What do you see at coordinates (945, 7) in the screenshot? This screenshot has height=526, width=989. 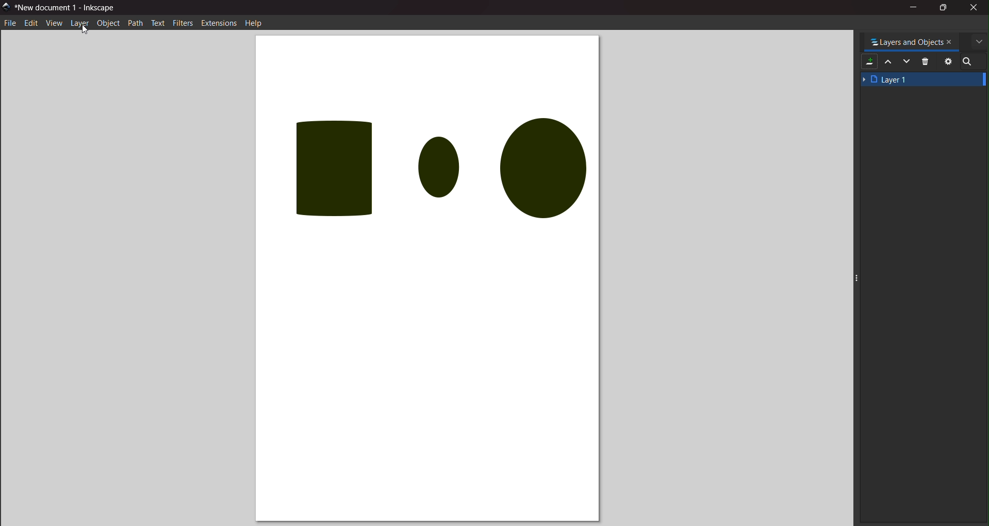 I see `maximize` at bounding box center [945, 7].